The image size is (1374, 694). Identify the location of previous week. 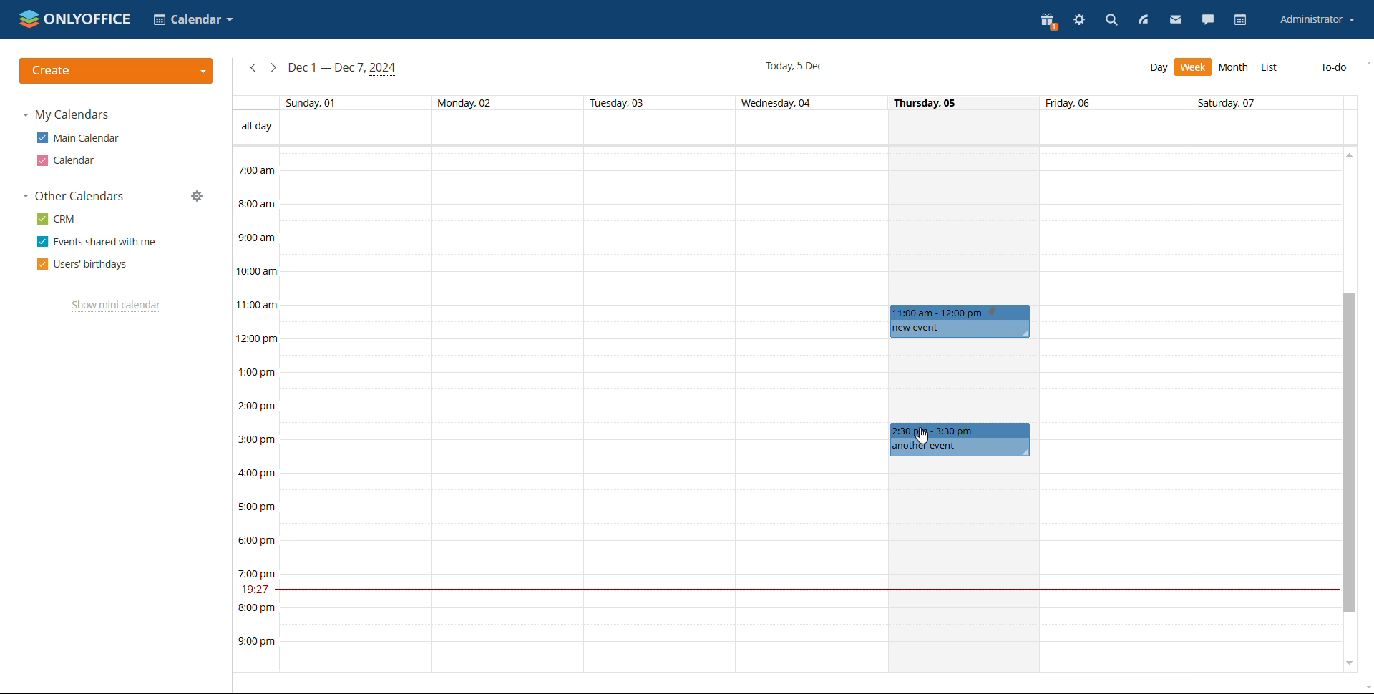
(252, 67).